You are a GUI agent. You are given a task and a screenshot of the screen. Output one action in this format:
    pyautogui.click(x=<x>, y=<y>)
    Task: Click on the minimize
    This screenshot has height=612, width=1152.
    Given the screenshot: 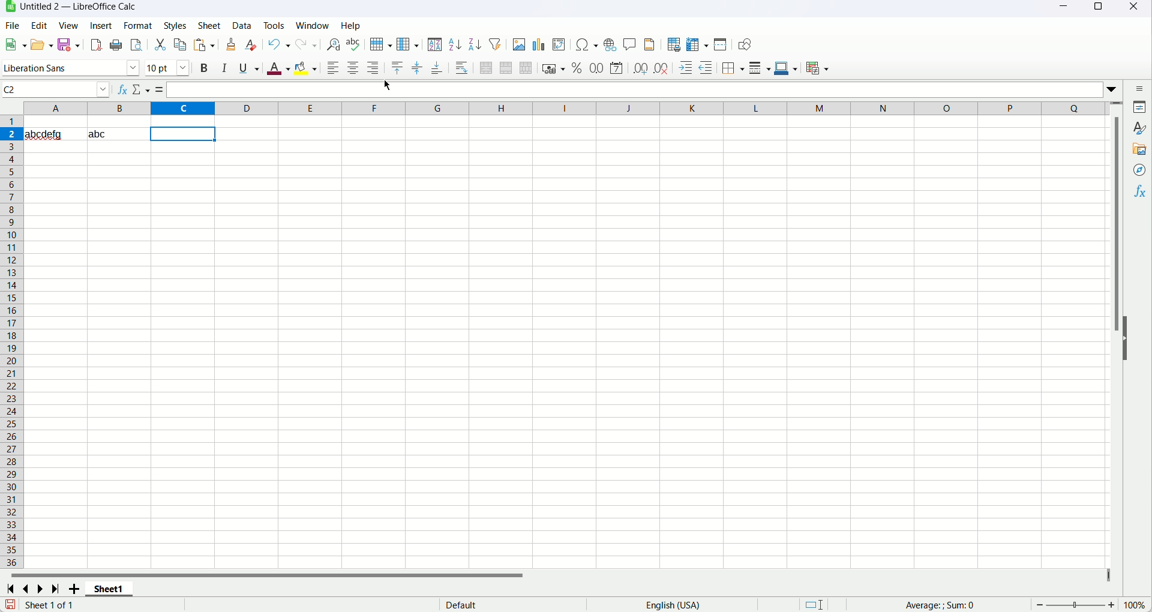 What is the action you would take?
    pyautogui.click(x=1065, y=7)
    